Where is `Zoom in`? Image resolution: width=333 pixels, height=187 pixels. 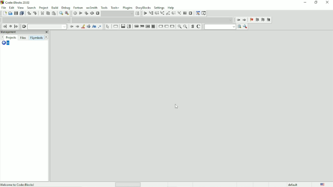
Zoom in is located at coordinates (179, 27).